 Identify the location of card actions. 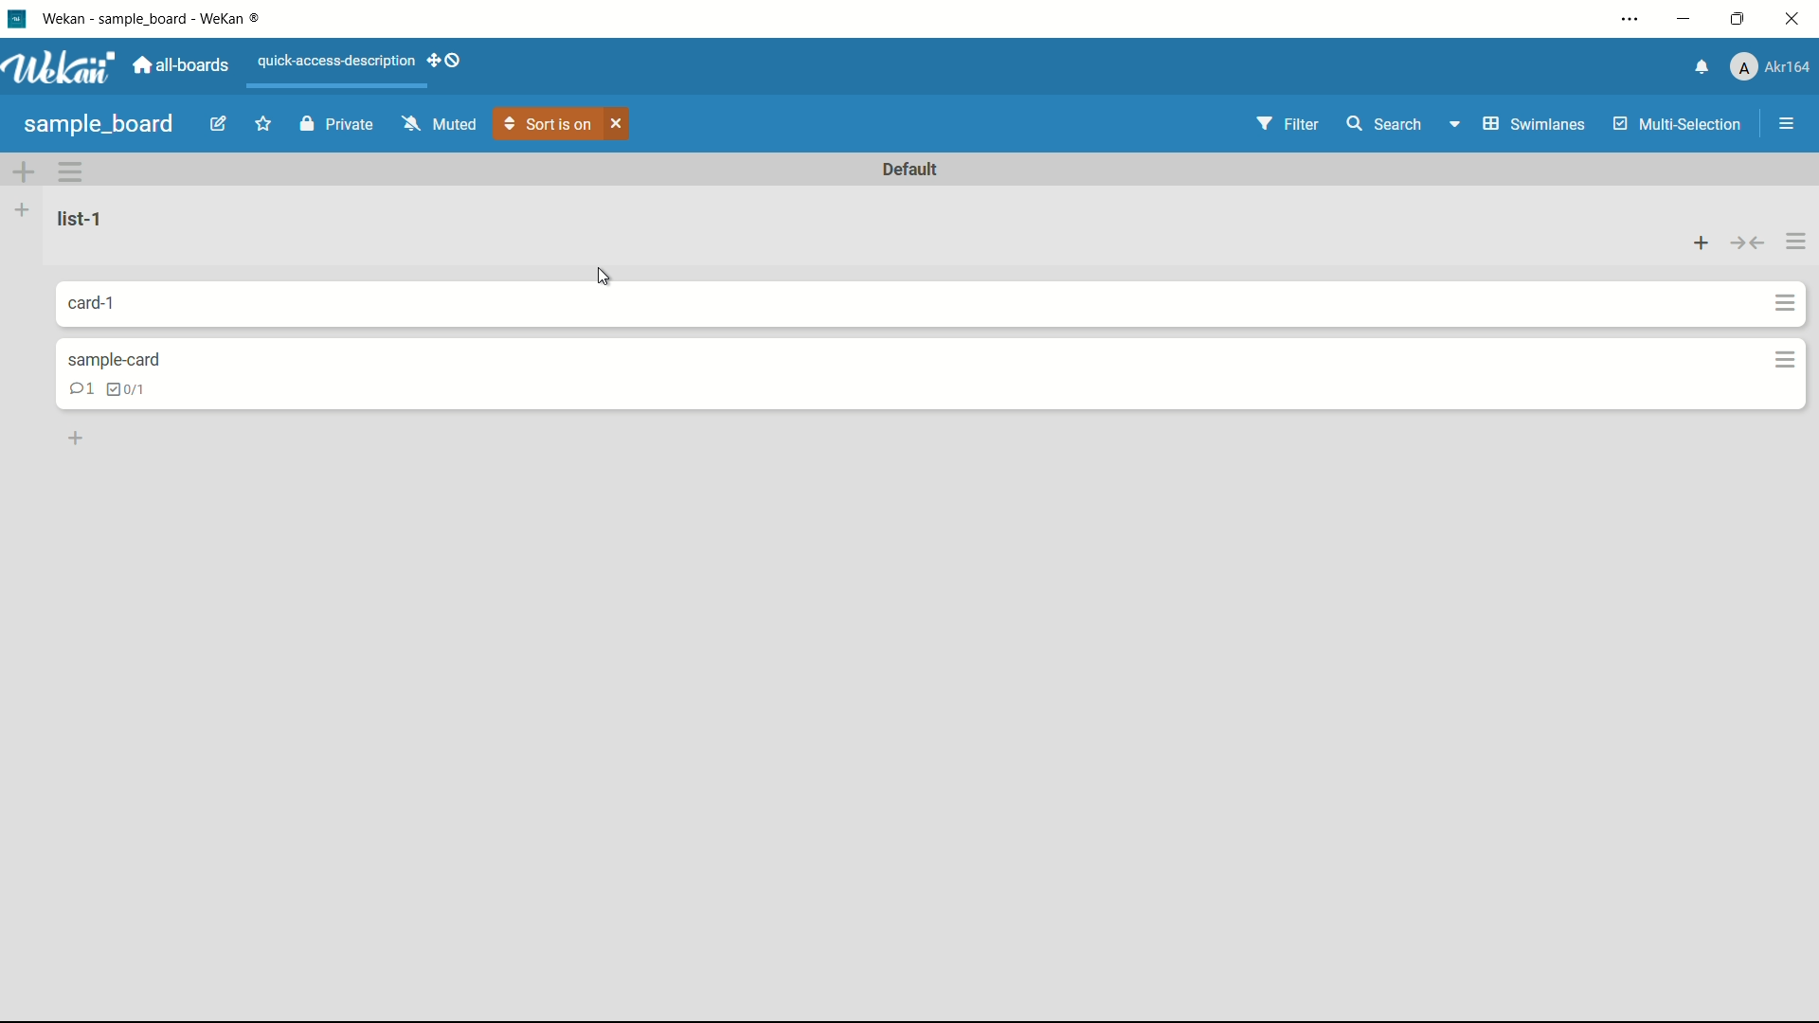
(70, 170).